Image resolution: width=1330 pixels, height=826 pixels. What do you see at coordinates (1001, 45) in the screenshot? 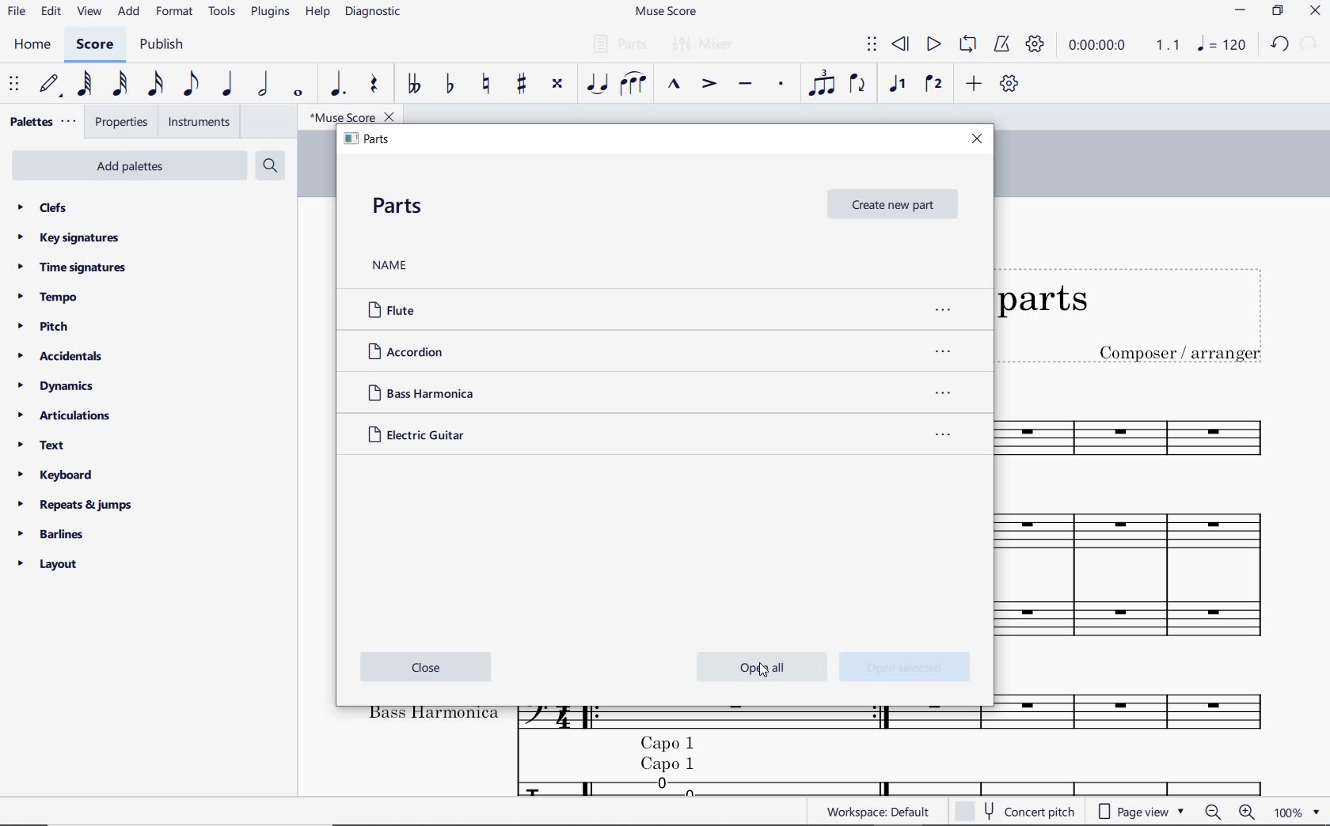
I see `metronome` at bounding box center [1001, 45].